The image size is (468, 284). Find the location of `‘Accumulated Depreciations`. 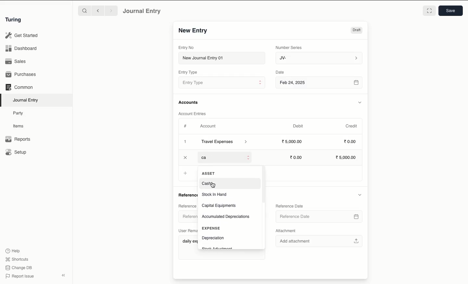

‘Accumulated Depreciations is located at coordinates (226, 217).